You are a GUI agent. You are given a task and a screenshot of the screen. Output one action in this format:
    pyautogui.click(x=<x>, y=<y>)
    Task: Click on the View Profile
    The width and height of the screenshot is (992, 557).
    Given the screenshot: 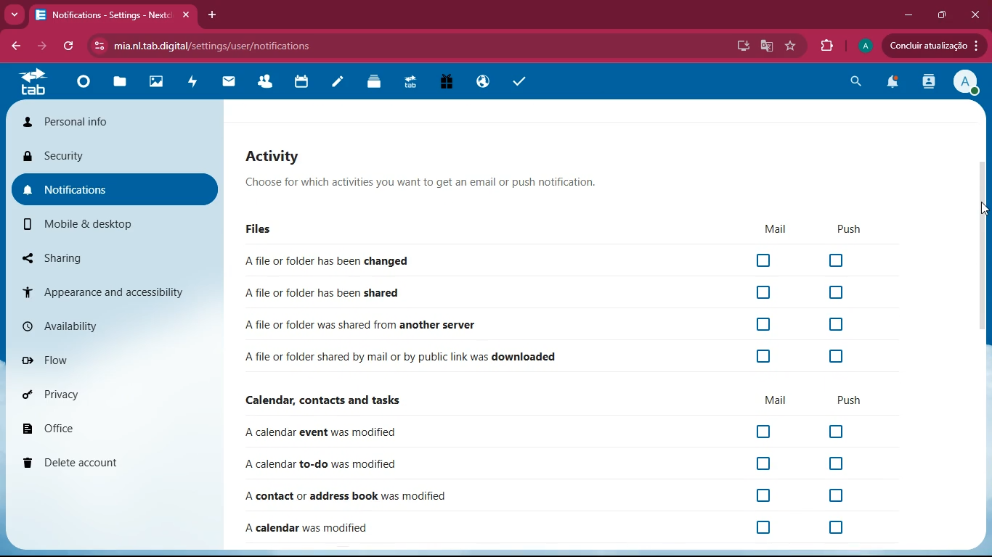 What is the action you would take?
    pyautogui.click(x=967, y=83)
    